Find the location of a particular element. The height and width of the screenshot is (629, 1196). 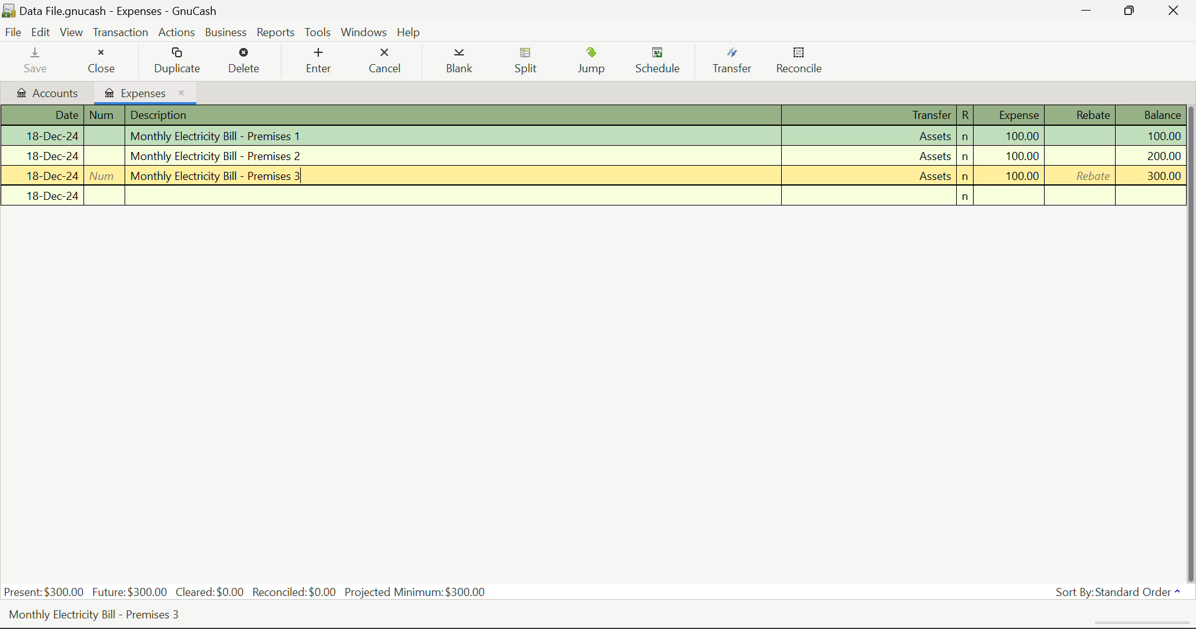

Reports is located at coordinates (275, 33).